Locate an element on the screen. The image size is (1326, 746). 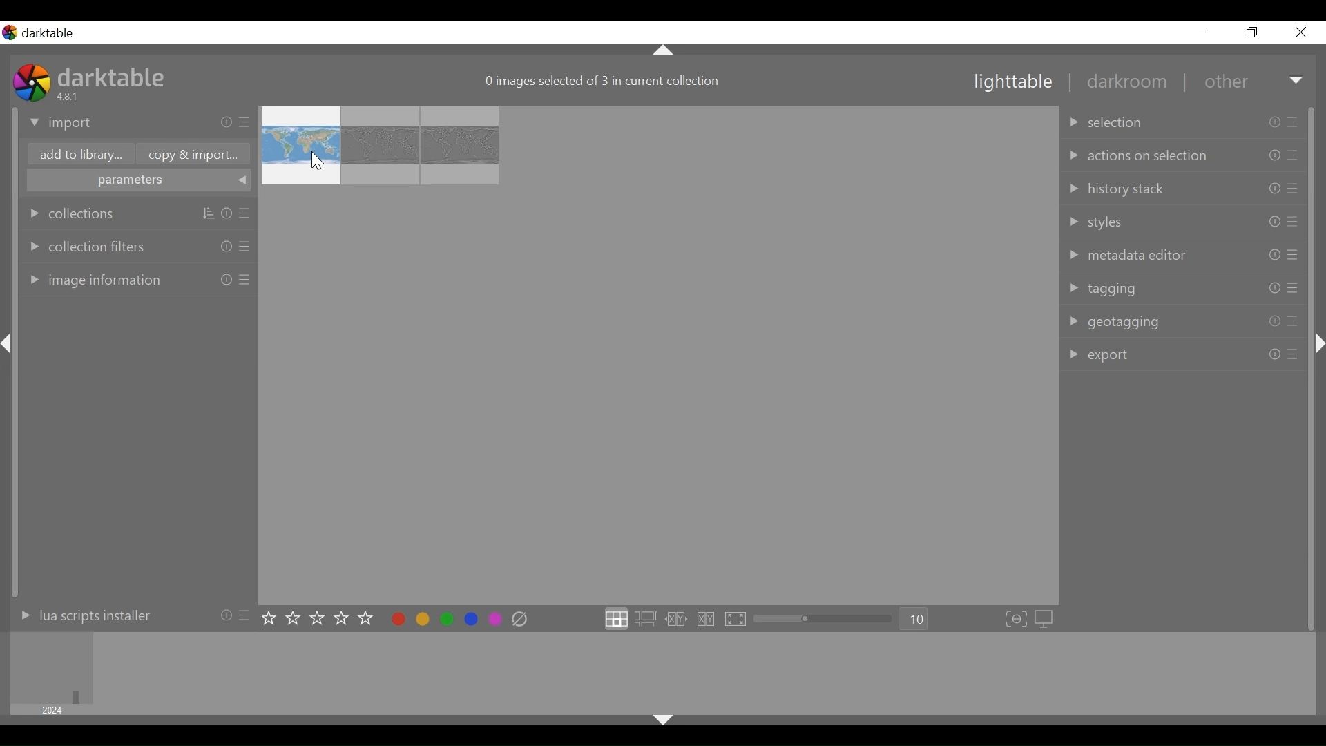
collection filters is located at coordinates (135, 242).